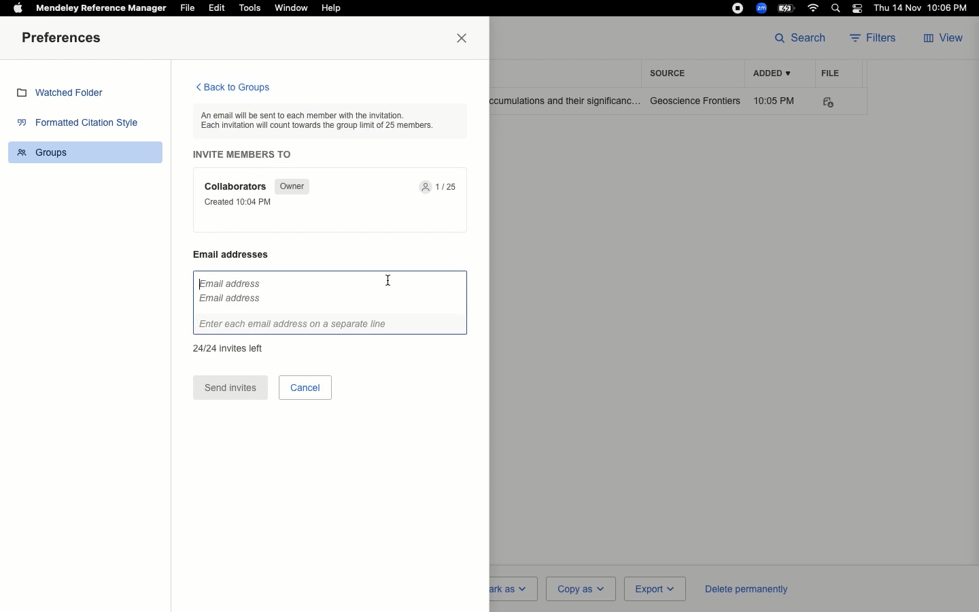 The width and height of the screenshot is (979, 612). Describe the element at coordinates (788, 7) in the screenshot. I see `Charge` at that location.